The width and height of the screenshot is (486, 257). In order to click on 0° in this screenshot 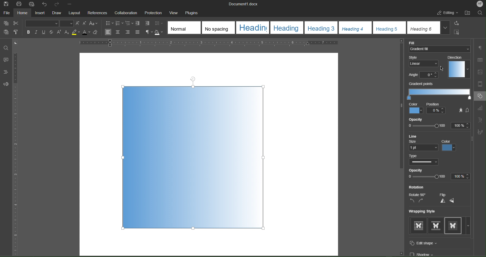, I will do `click(429, 75)`.